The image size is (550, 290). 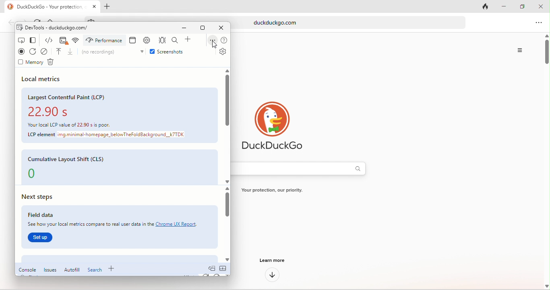 What do you see at coordinates (33, 40) in the screenshot?
I see `change view` at bounding box center [33, 40].